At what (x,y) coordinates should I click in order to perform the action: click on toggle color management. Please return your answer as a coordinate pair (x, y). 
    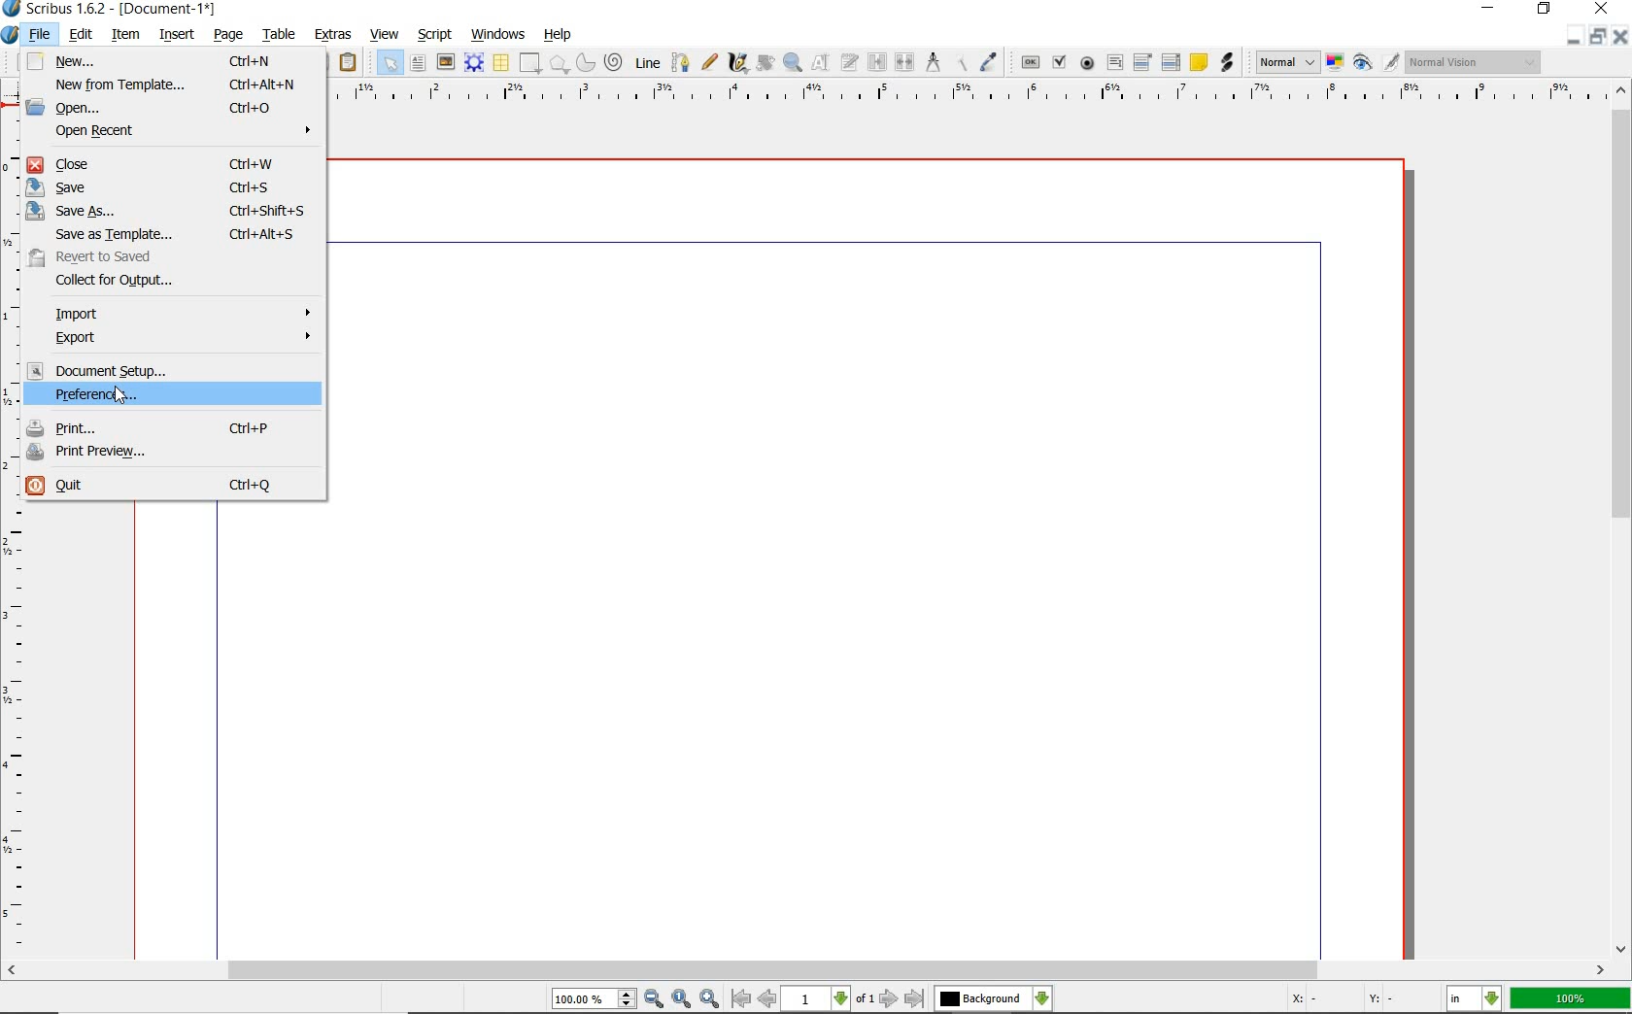
    Looking at the image, I should click on (1335, 61).